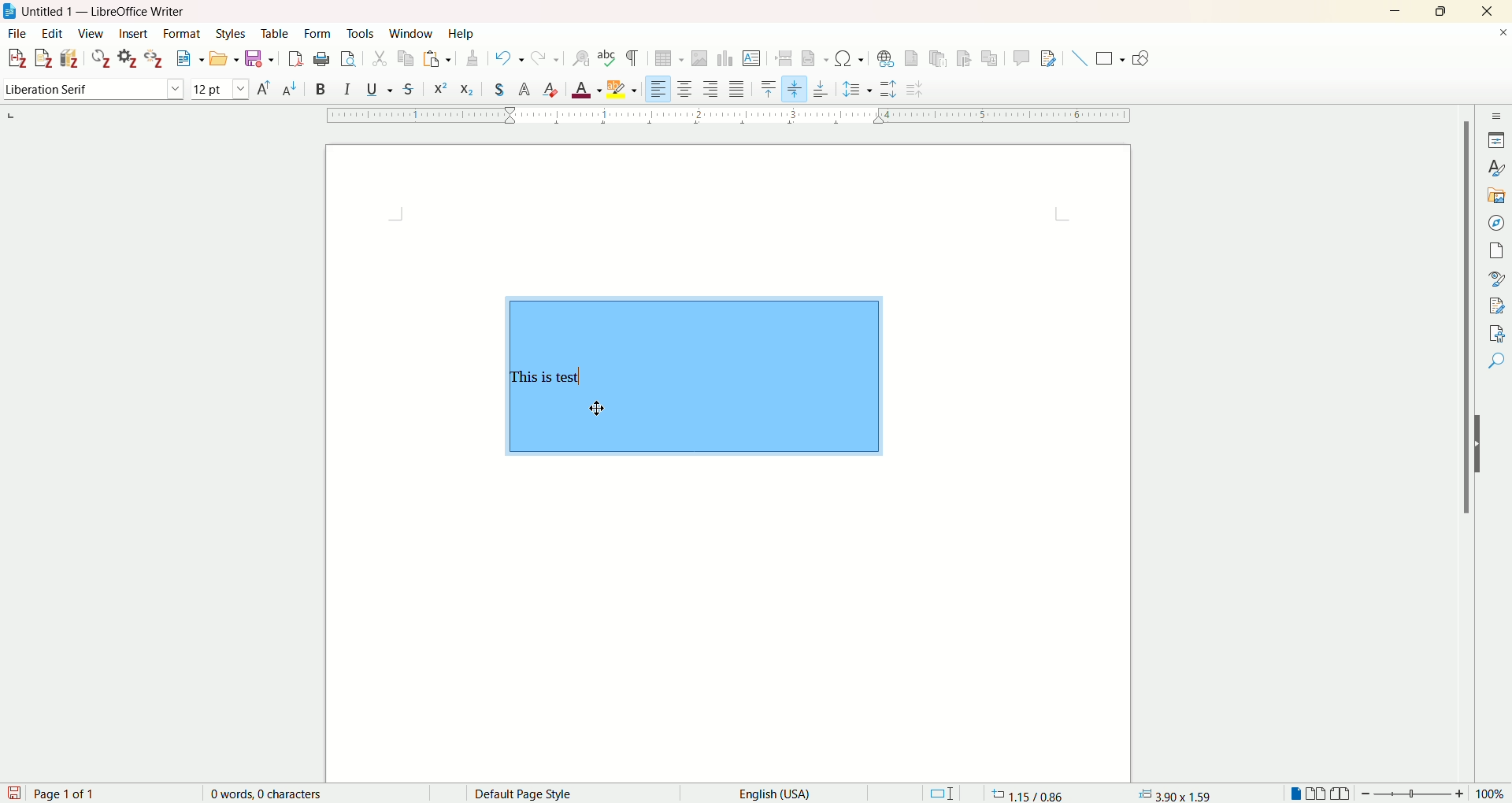 This screenshot has height=803, width=1512. What do you see at coordinates (223, 60) in the screenshot?
I see `open` at bounding box center [223, 60].